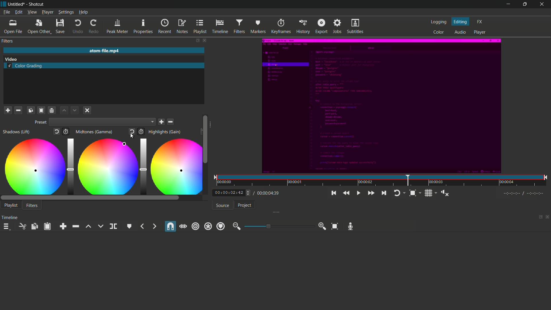 The image size is (551, 310). What do you see at coordinates (113, 226) in the screenshot?
I see `split at playhead` at bounding box center [113, 226].